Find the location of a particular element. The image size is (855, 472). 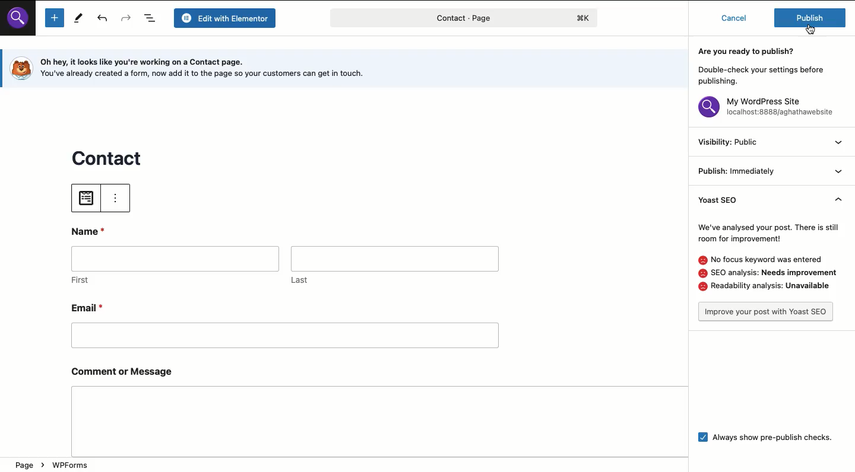

contact - page is located at coordinates (419, 20).